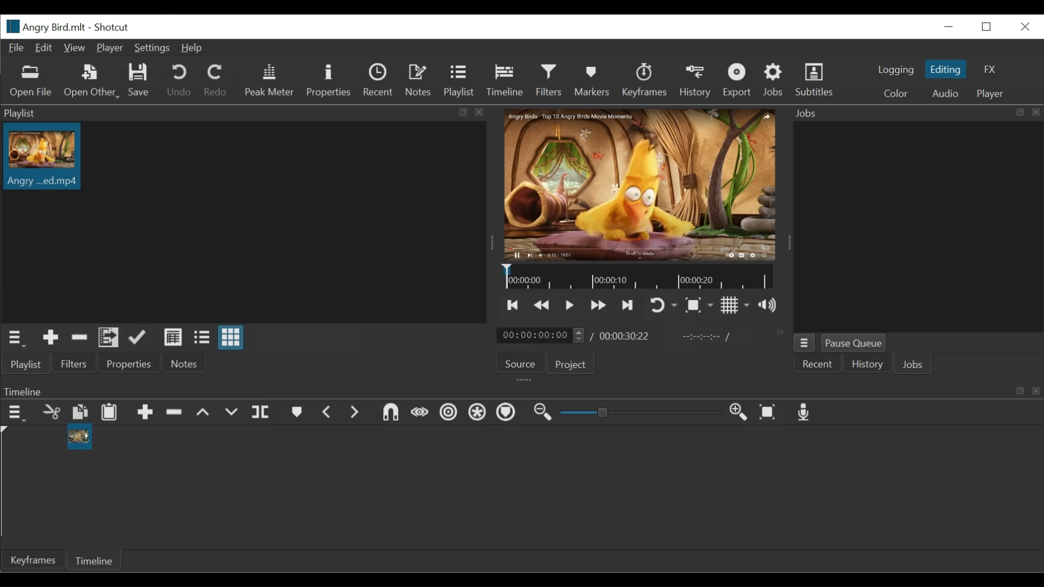 The width and height of the screenshot is (1044, 587). I want to click on Toggle zoom, so click(699, 305).